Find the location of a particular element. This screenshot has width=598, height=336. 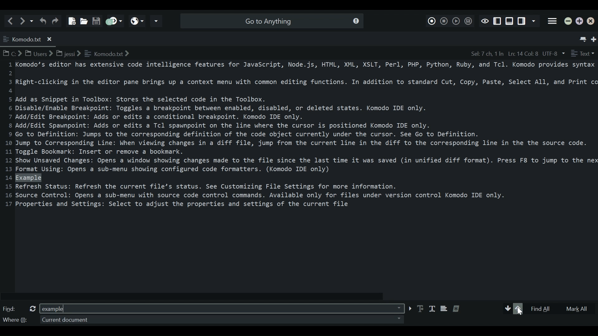

Jump to next syntax checking result is located at coordinates (113, 21).